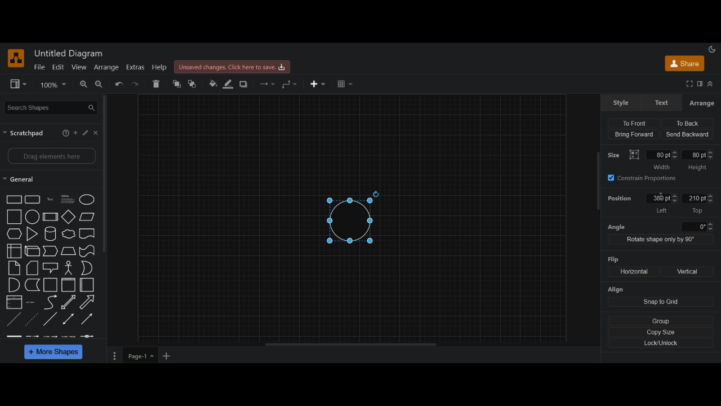 This screenshot has width=721, height=406. What do you see at coordinates (345, 85) in the screenshot?
I see `table` at bounding box center [345, 85].